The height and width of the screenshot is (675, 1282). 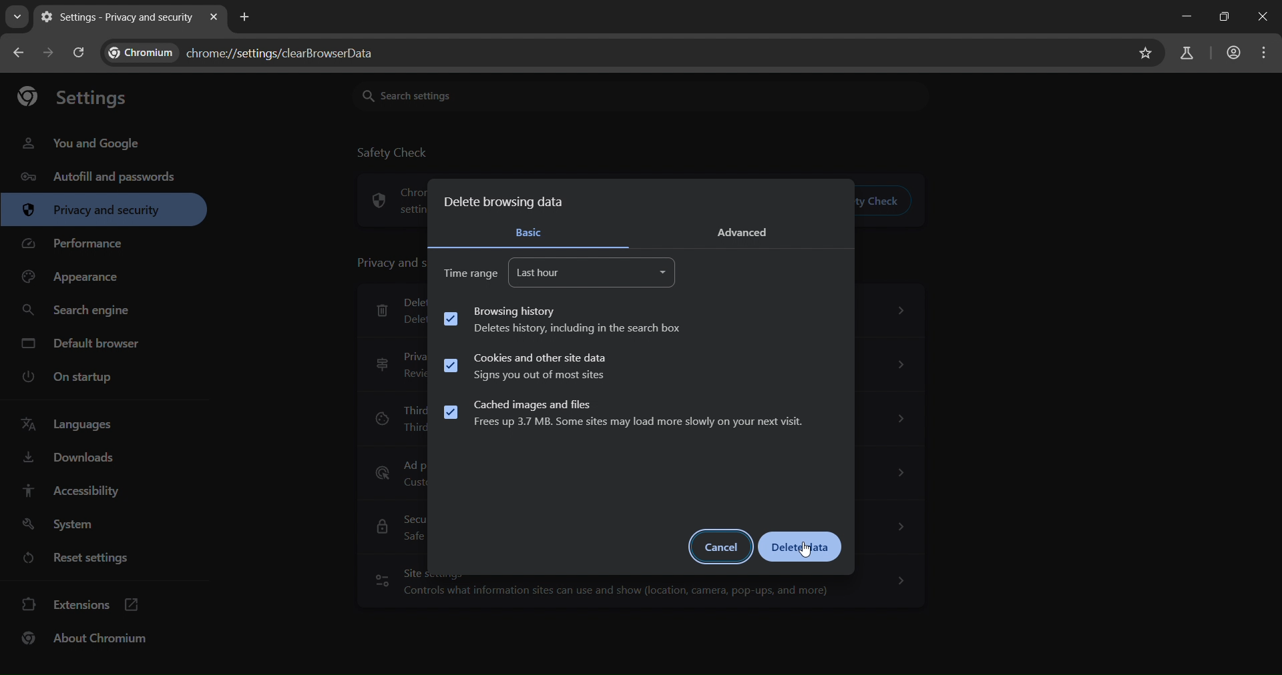 I want to click on cancel, so click(x=722, y=547).